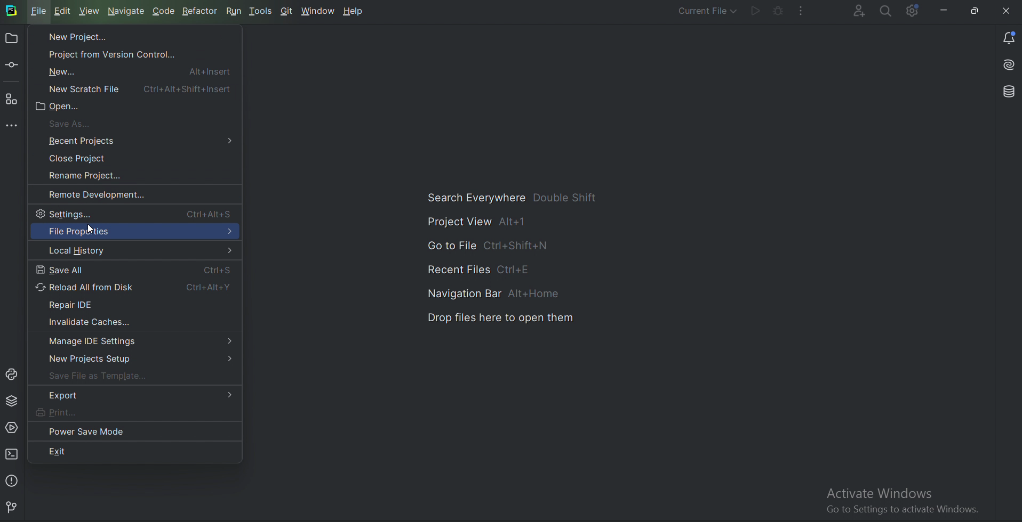  Describe the element at coordinates (103, 377) in the screenshot. I see `Save file as Template` at that location.